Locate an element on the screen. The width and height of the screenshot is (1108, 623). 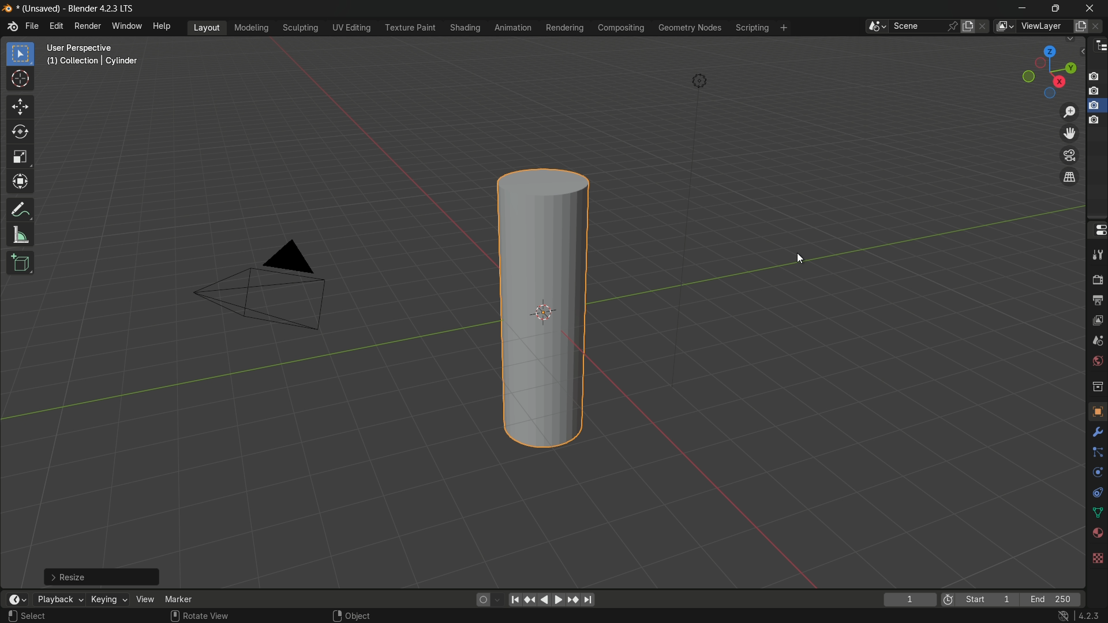
file menu is located at coordinates (32, 27).